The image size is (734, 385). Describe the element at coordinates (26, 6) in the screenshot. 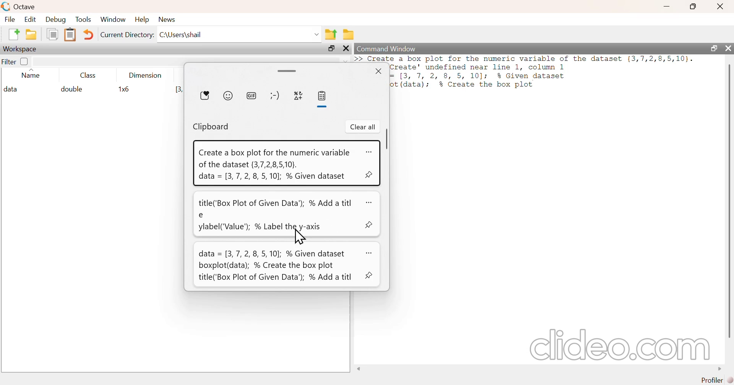

I see `Octave` at that location.